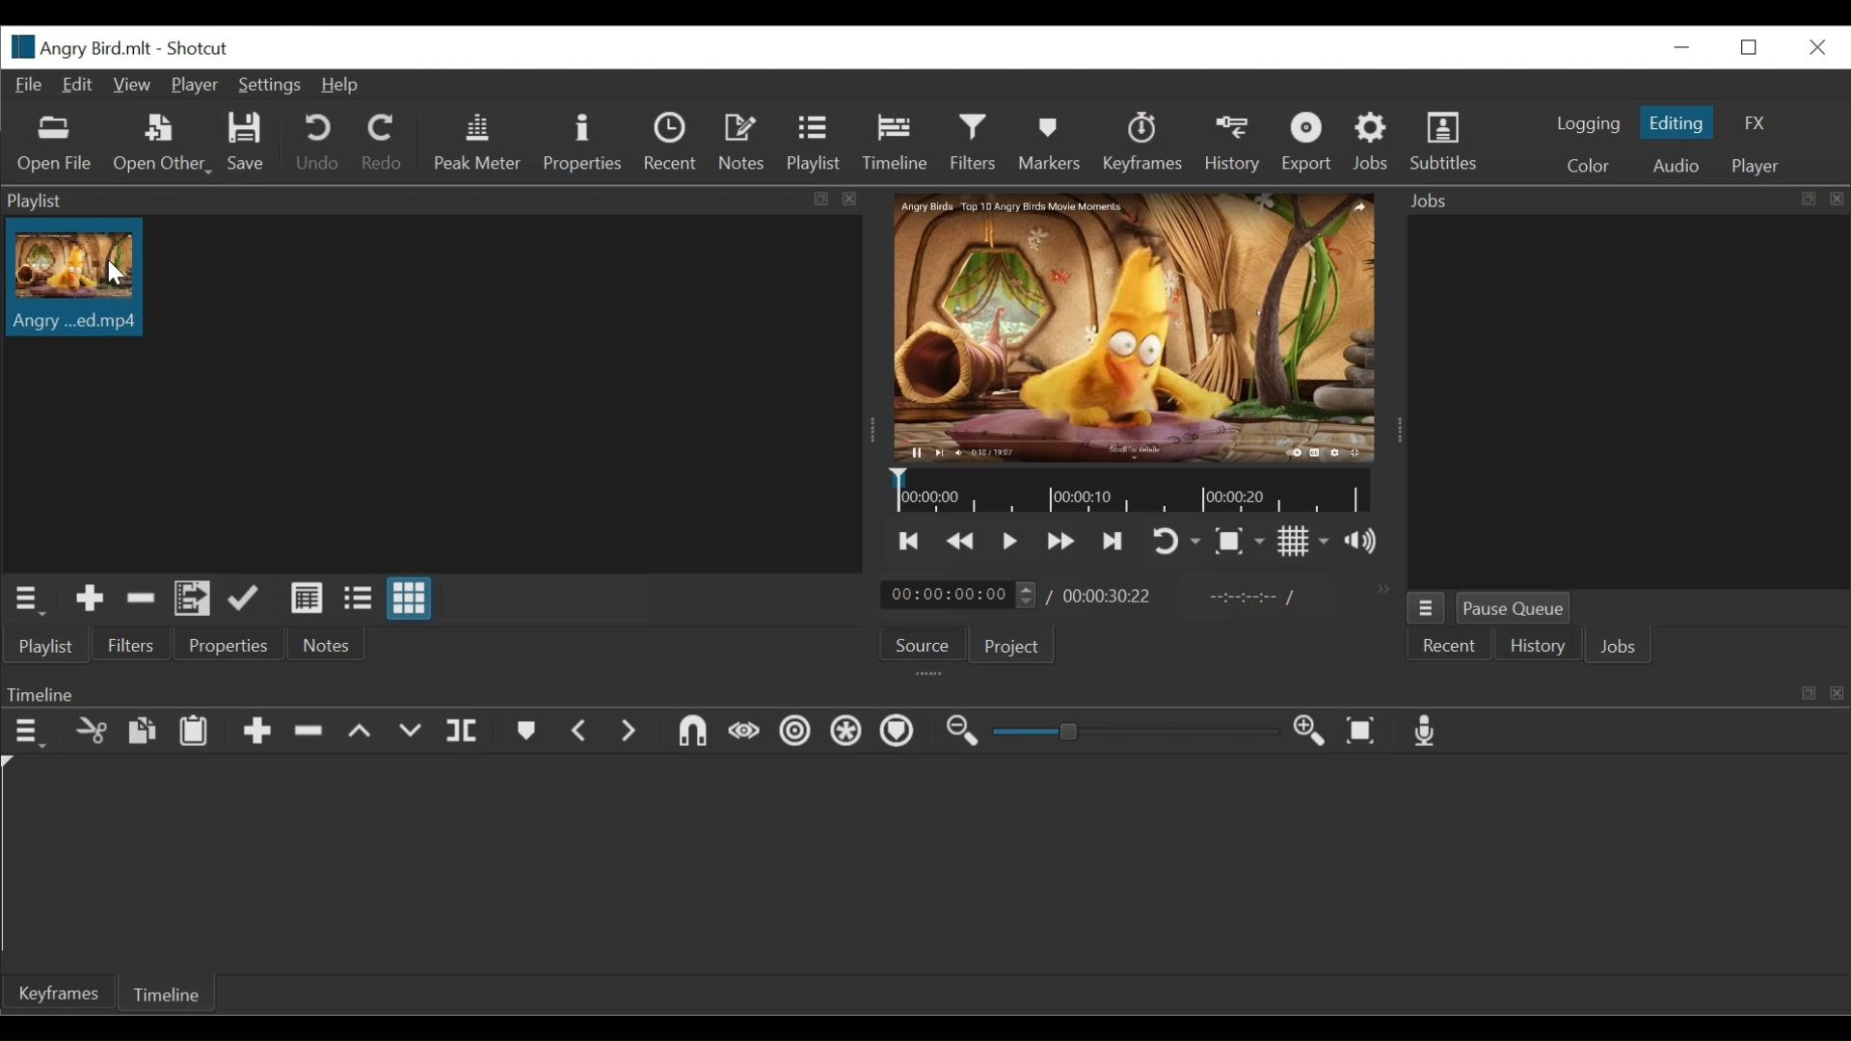 The height and width of the screenshot is (1041, 1851). Describe the element at coordinates (1131, 732) in the screenshot. I see `Zoom slider` at that location.